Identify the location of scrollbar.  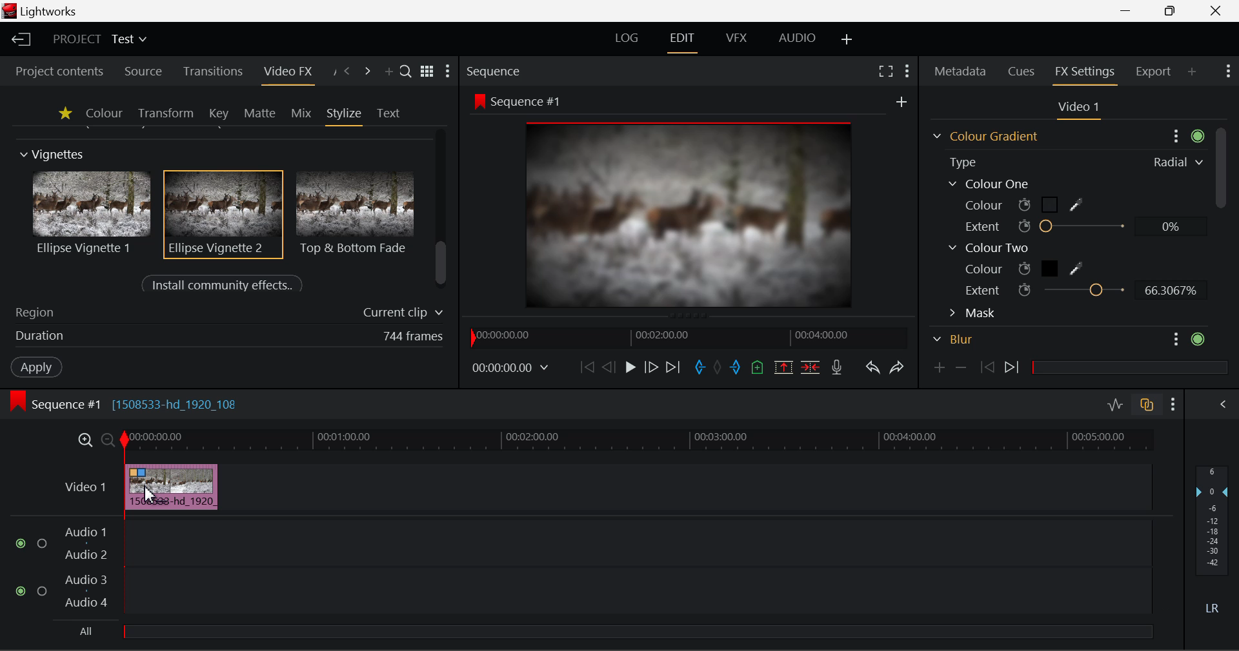
(443, 264).